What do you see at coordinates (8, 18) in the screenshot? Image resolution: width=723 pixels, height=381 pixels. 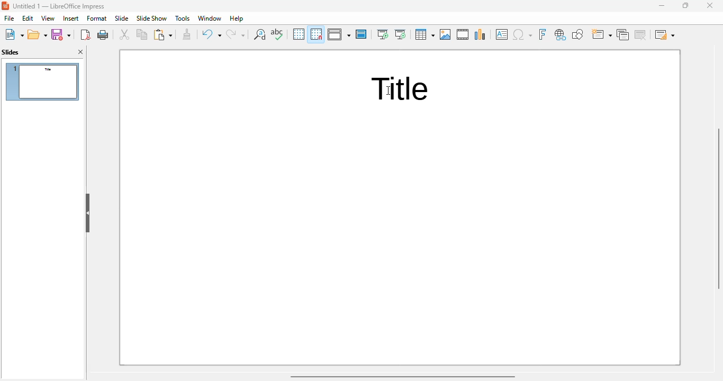 I see `file` at bounding box center [8, 18].